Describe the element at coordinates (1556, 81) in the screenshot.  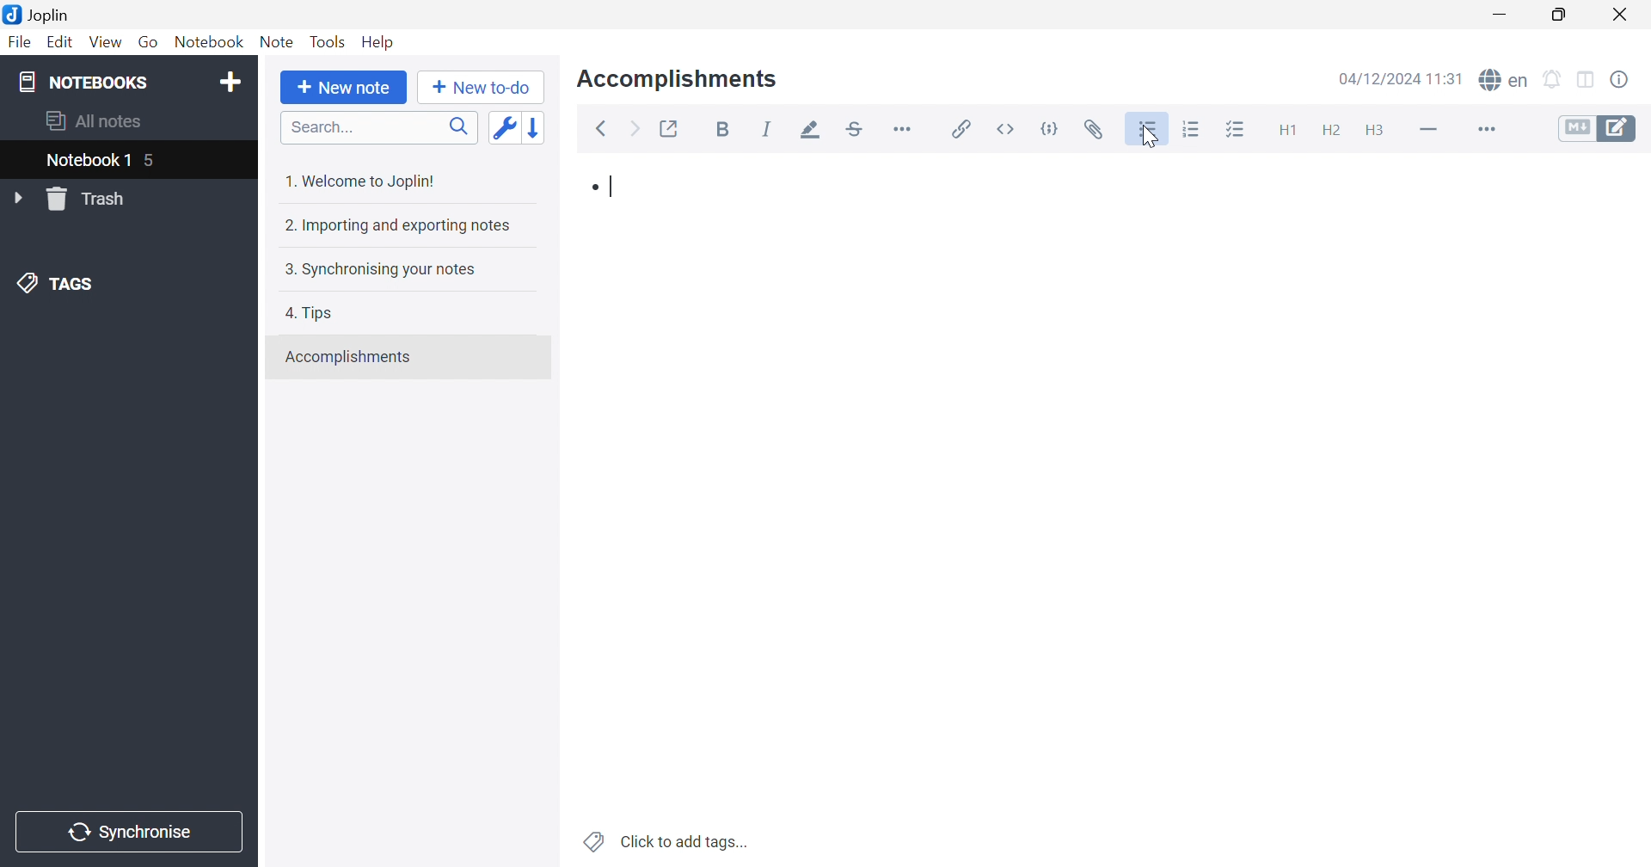
I see `Set alarm` at that location.